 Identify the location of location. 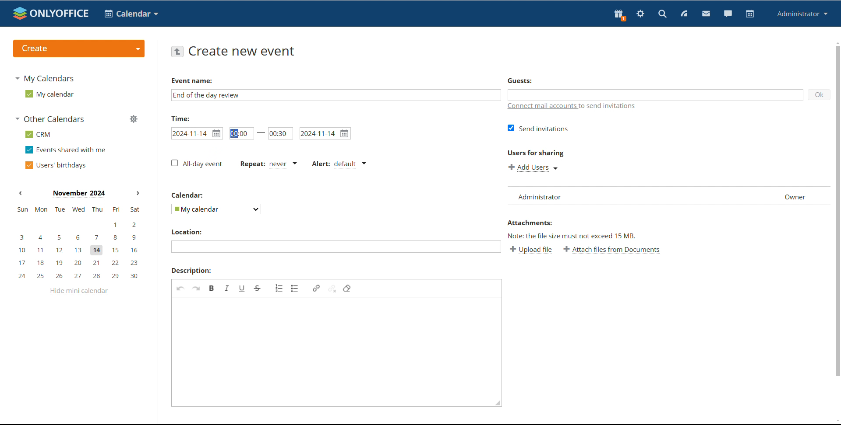
(186, 232).